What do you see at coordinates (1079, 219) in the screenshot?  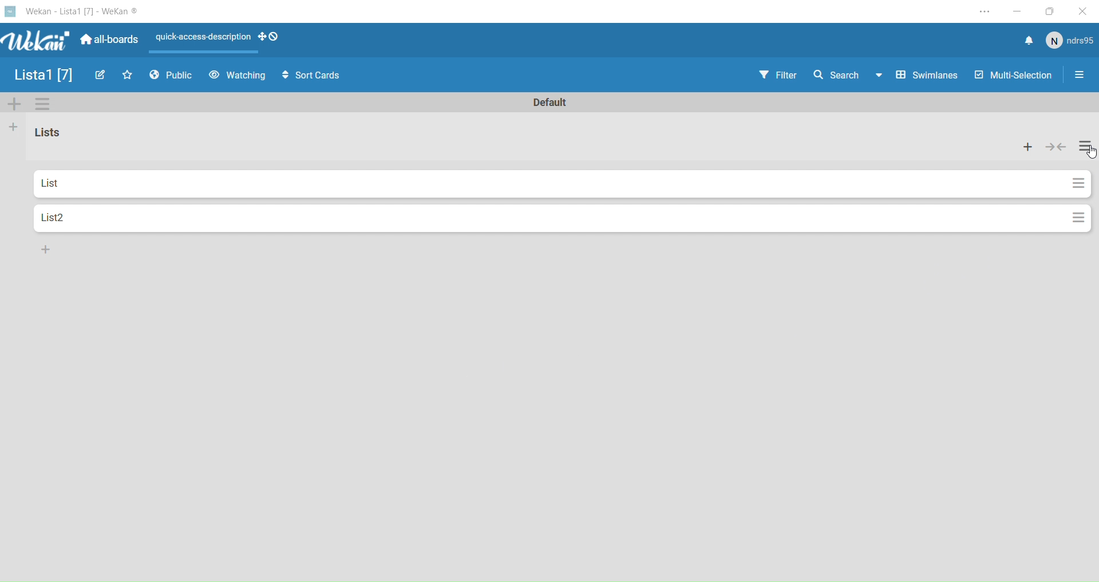 I see `actions` at bounding box center [1079, 219].